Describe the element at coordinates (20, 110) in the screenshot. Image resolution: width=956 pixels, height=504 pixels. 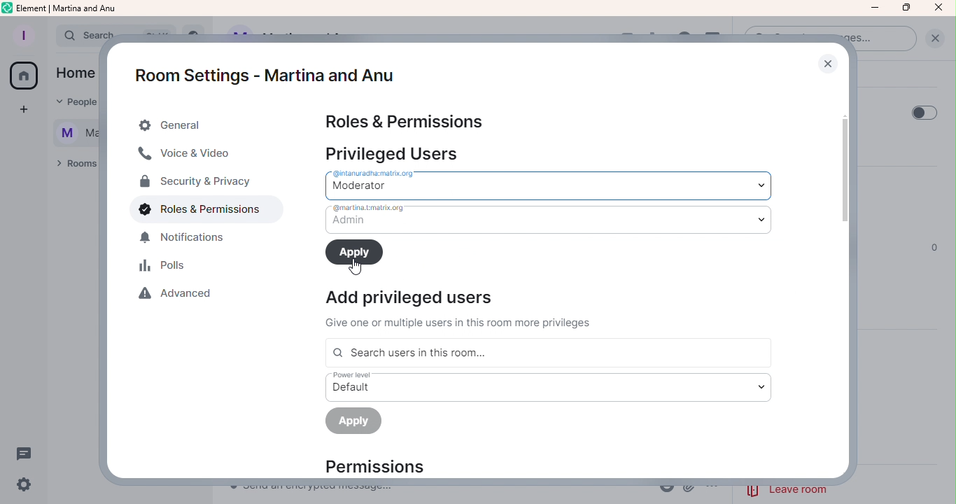
I see `Create a space` at that location.